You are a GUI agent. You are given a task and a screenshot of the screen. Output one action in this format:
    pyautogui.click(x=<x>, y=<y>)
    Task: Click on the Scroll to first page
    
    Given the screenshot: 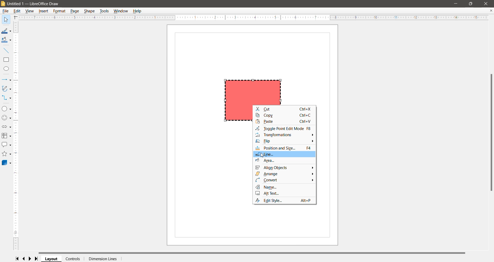 What is the action you would take?
    pyautogui.click(x=18, y=259)
    